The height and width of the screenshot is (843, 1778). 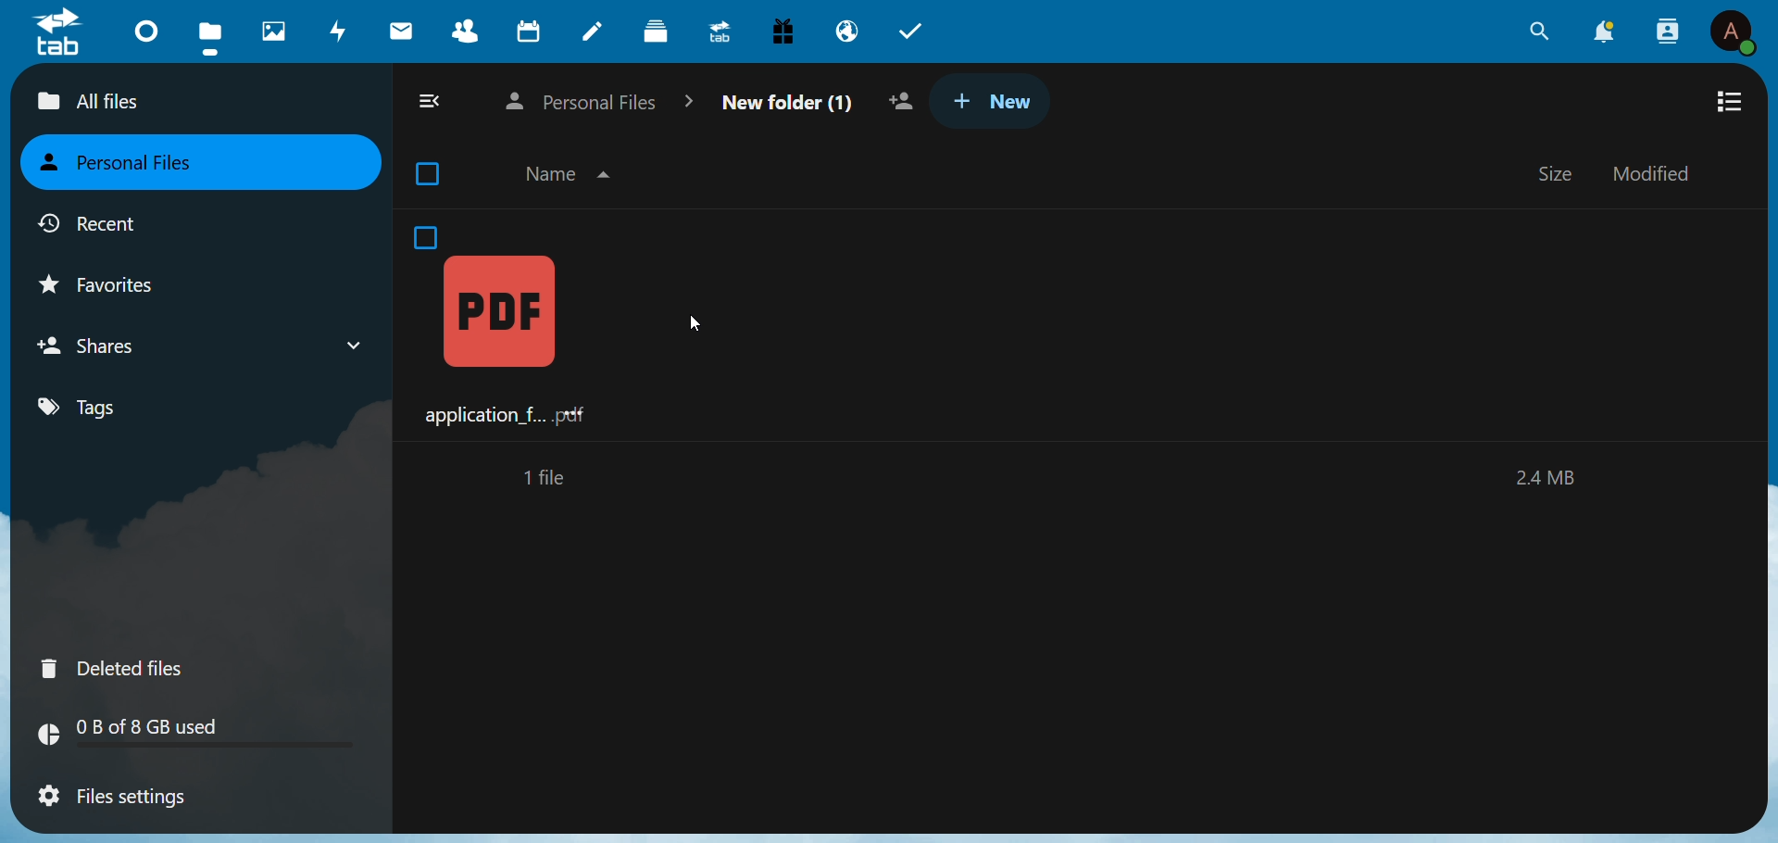 I want to click on deleted files, so click(x=115, y=667).